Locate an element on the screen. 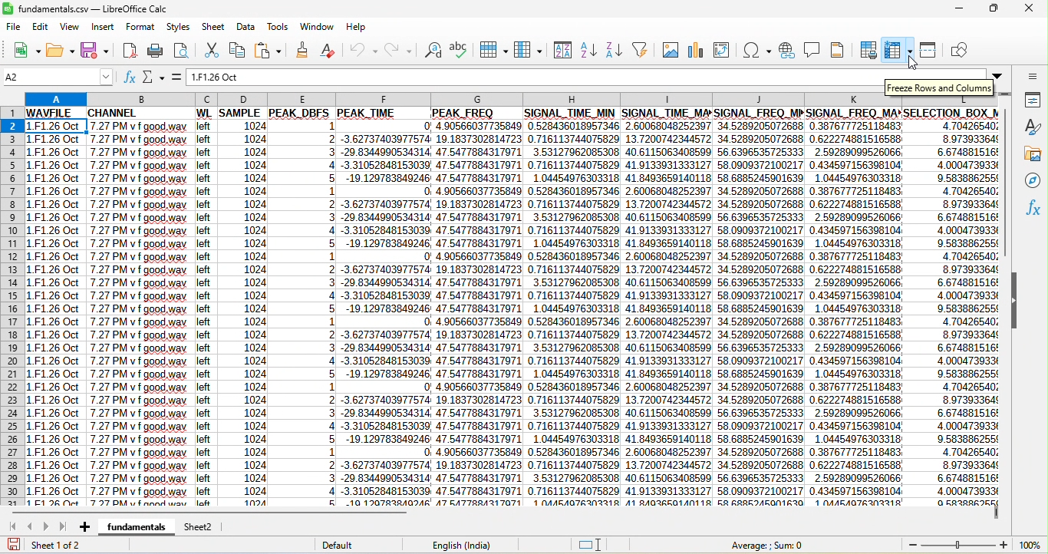  select function is located at coordinates (157, 77).